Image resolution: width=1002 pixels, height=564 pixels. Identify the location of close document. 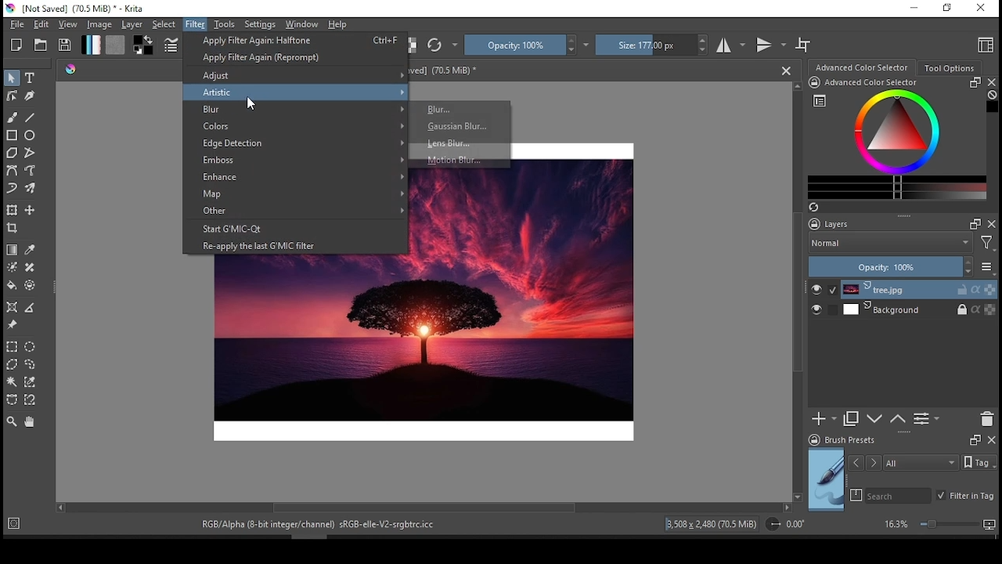
(787, 70).